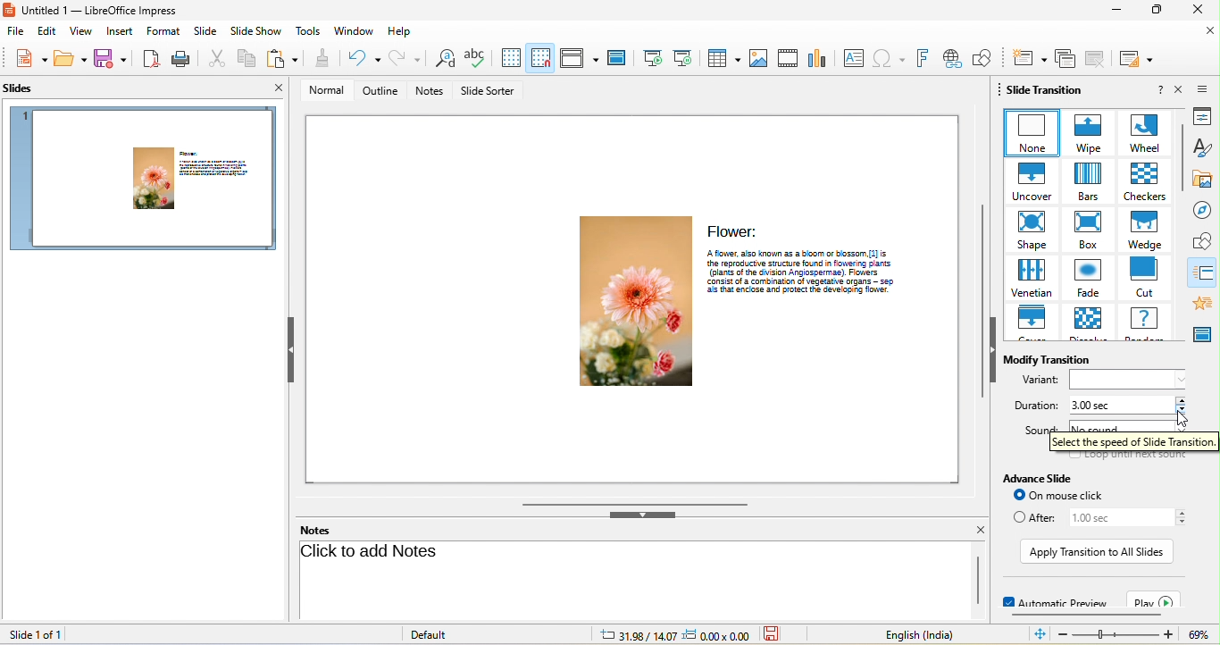  What do you see at coordinates (355, 32) in the screenshot?
I see `window` at bounding box center [355, 32].